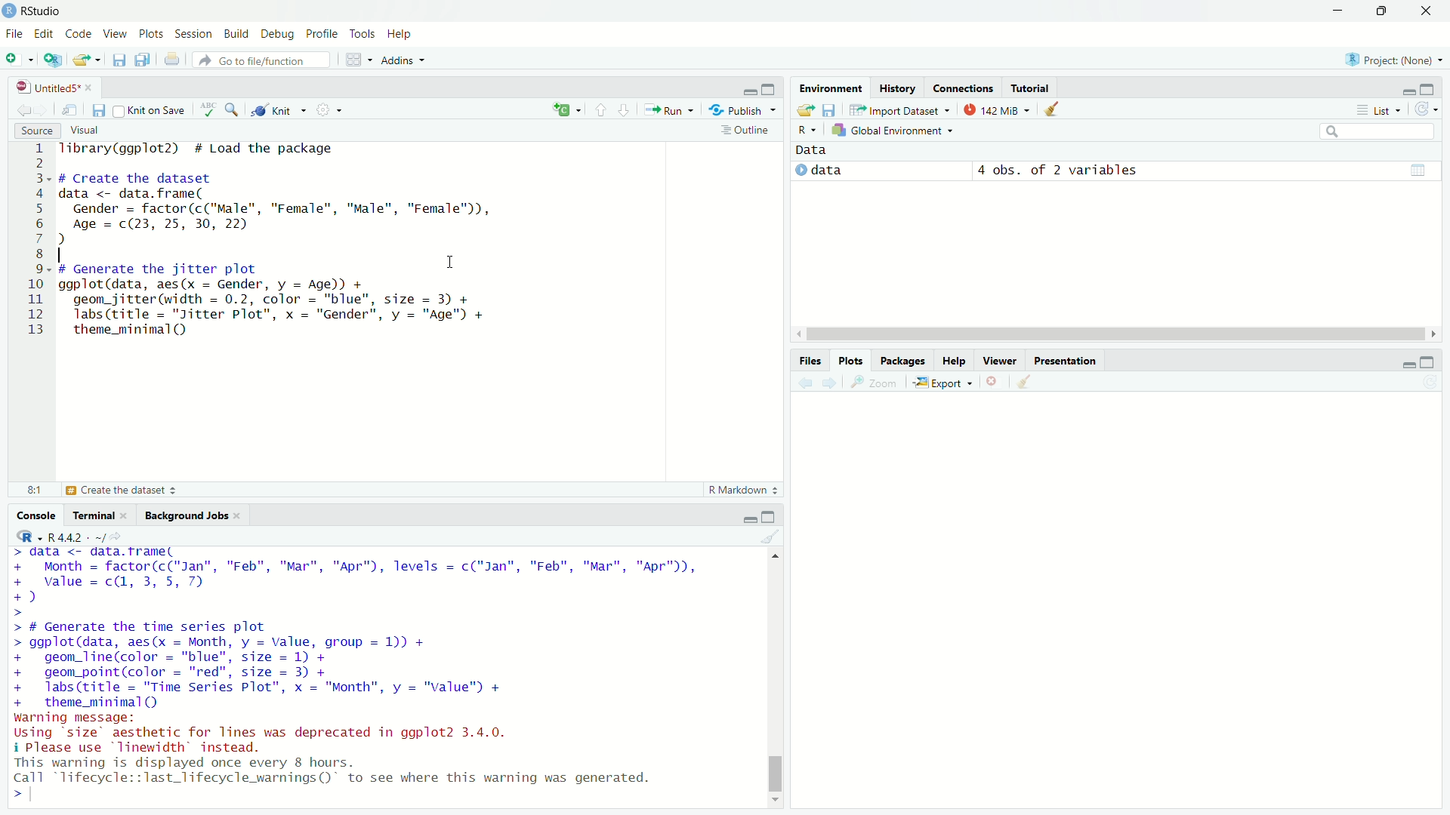 Image resolution: width=1450 pixels, height=815 pixels. I want to click on knit on save, so click(153, 109).